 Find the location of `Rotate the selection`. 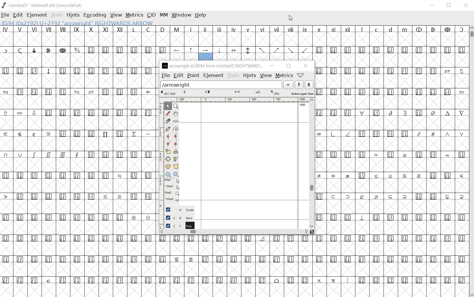

Rotate the selection is located at coordinates (176, 159).